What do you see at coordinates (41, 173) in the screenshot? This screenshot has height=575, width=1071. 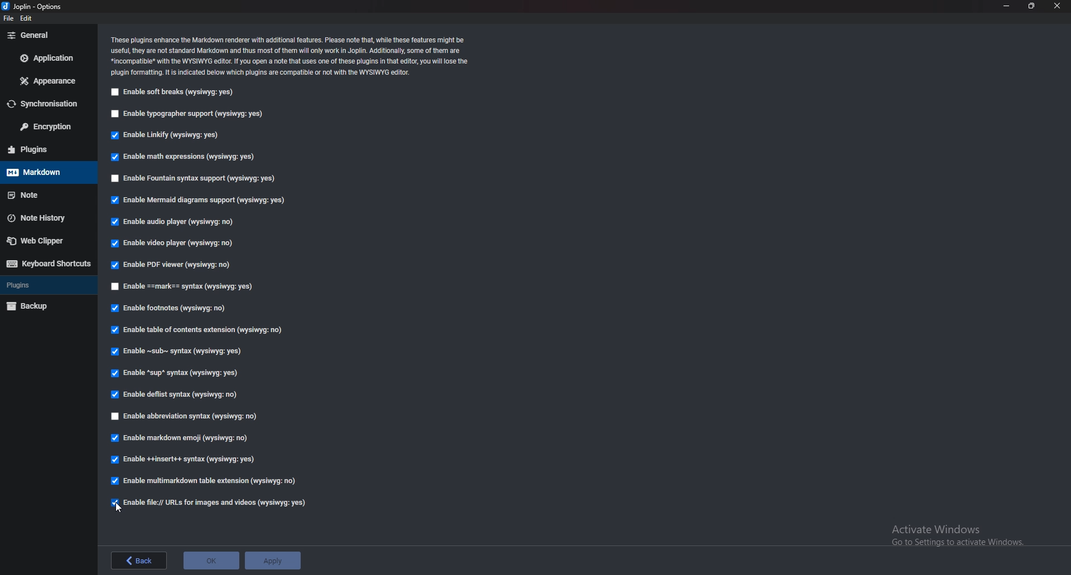 I see `Mark down` at bounding box center [41, 173].